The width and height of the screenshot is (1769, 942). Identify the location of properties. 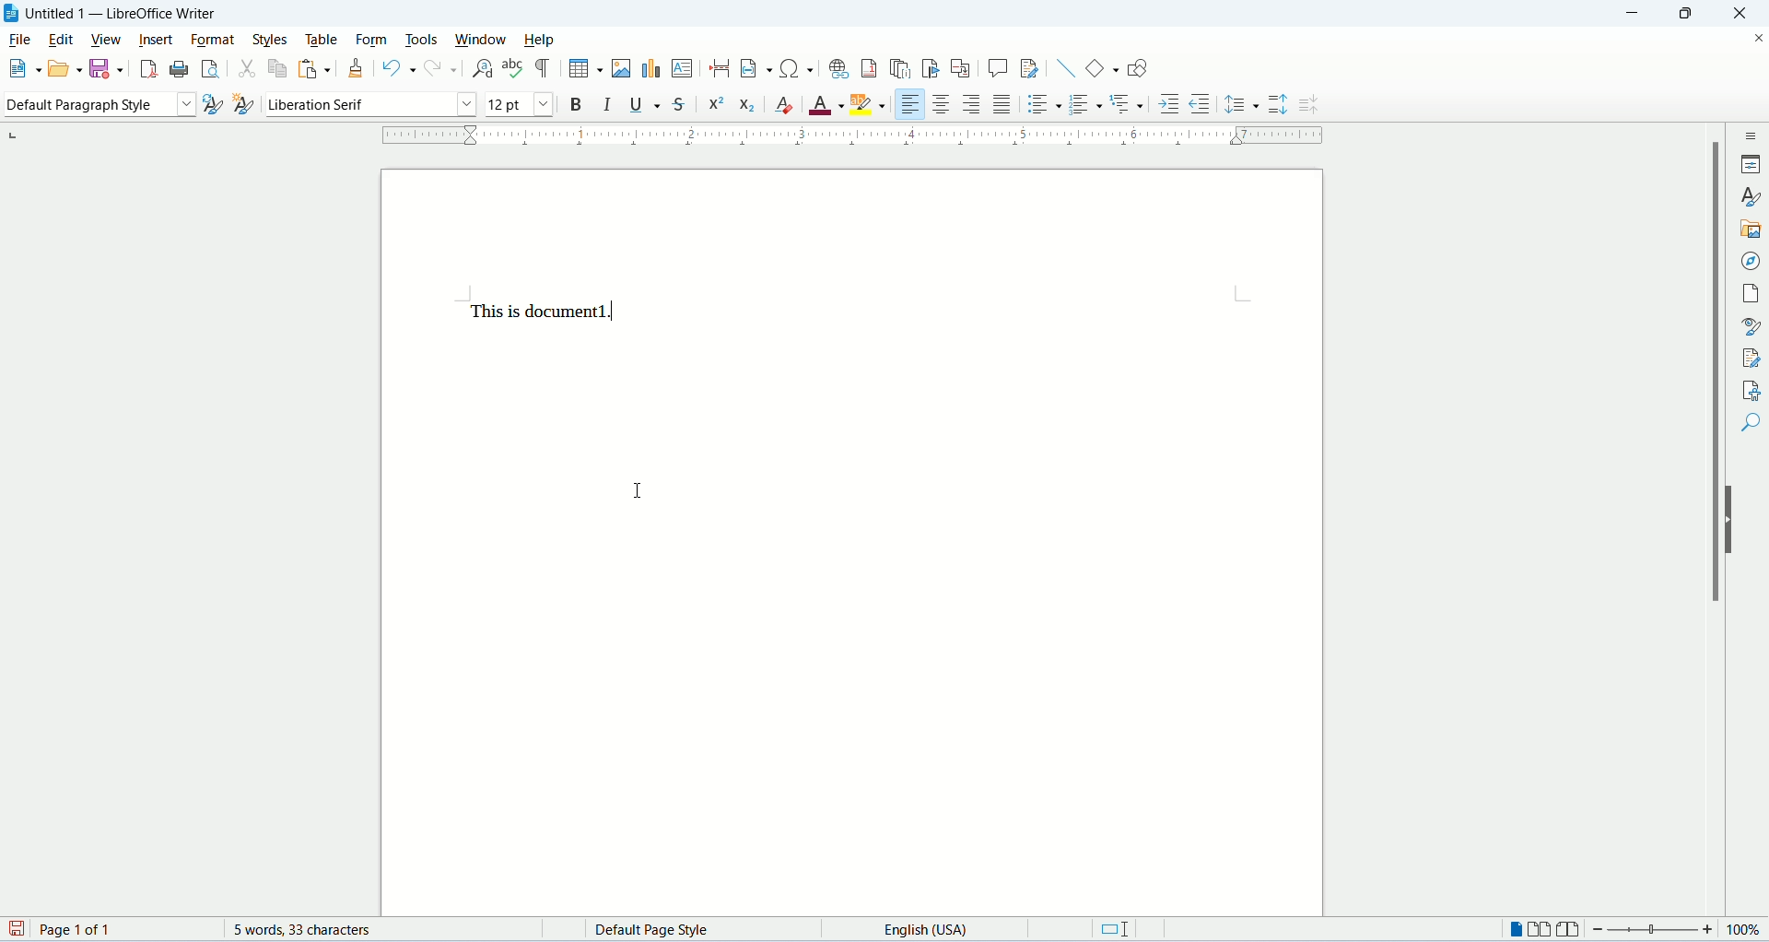
(1751, 164).